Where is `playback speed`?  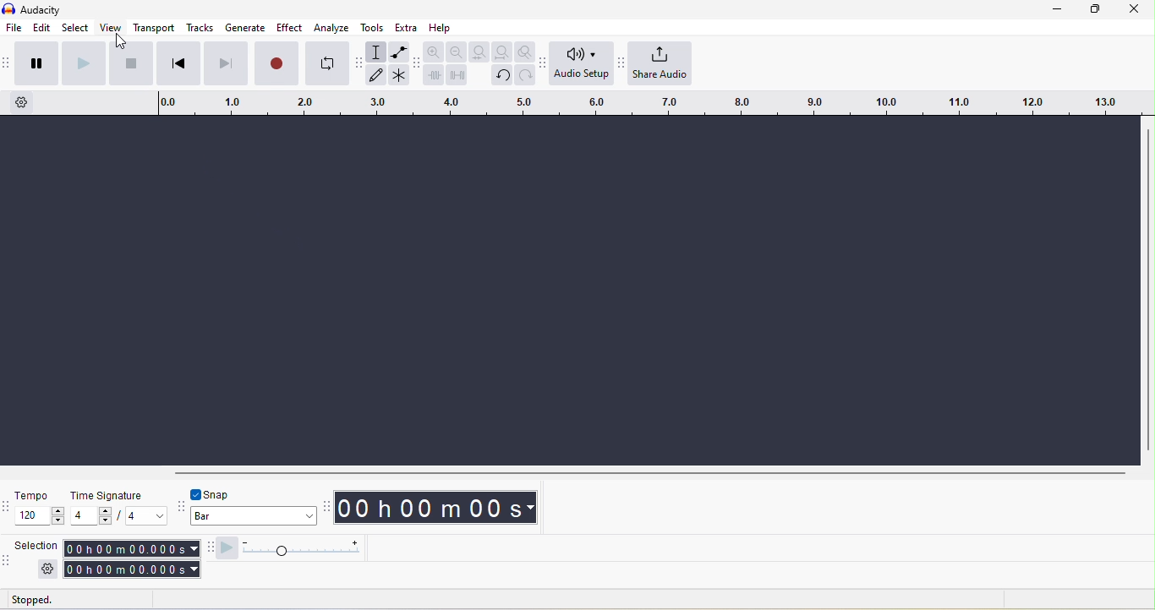 playback speed is located at coordinates (300, 549).